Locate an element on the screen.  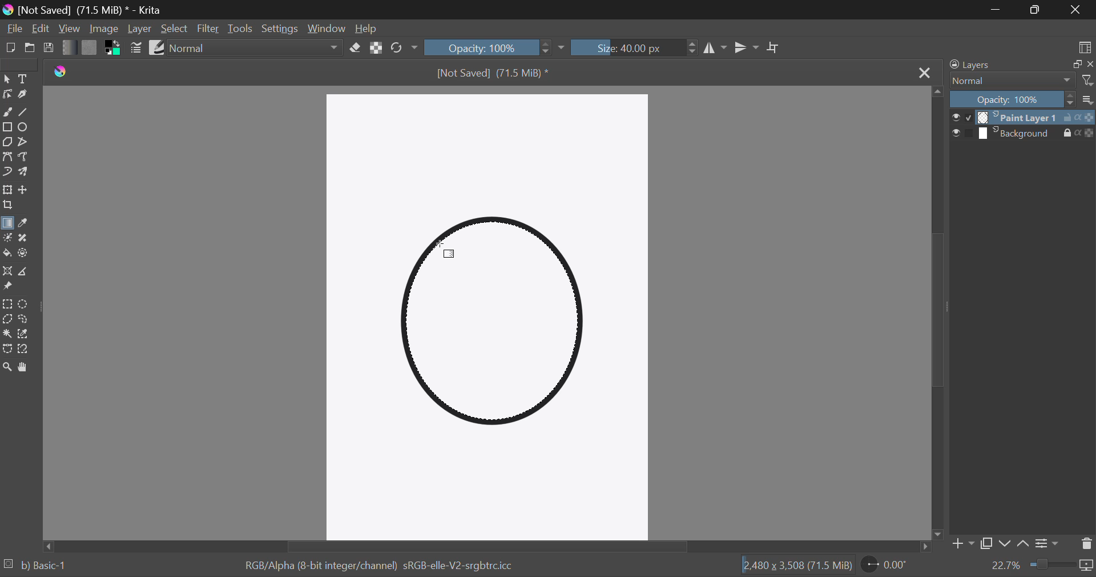
close is located at coordinates (1090, 63).